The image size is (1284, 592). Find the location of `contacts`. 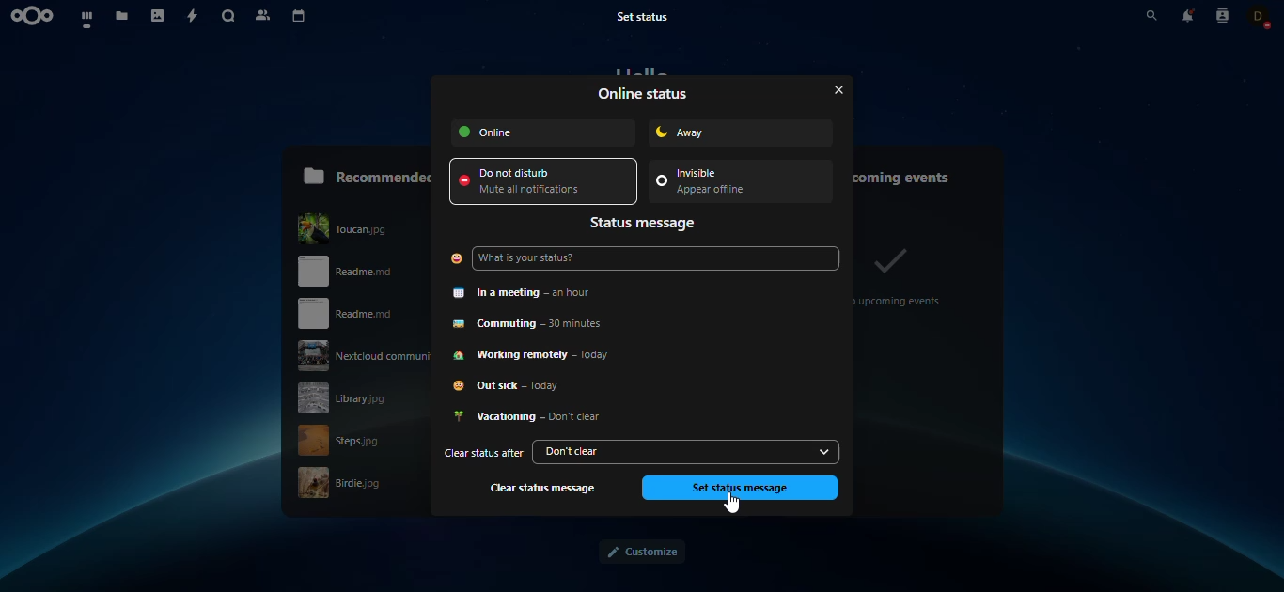

contacts is located at coordinates (263, 16).